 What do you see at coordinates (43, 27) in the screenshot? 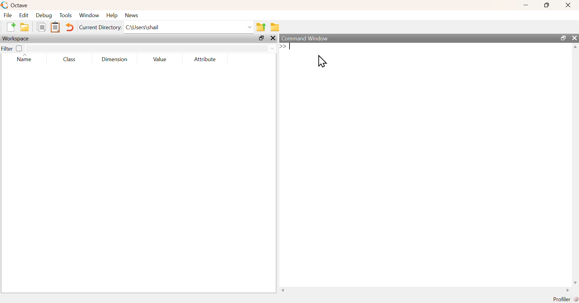
I see `copy` at bounding box center [43, 27].